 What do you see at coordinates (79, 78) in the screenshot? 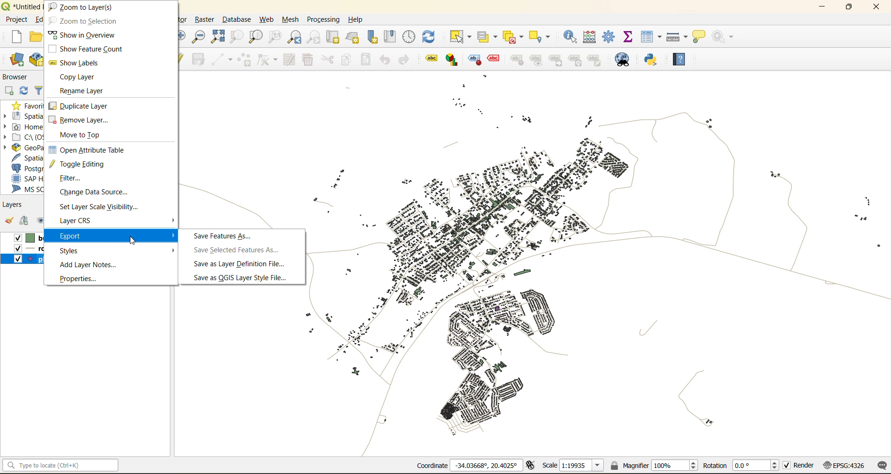
I see `copy layer` at bounding box center [79, 78].